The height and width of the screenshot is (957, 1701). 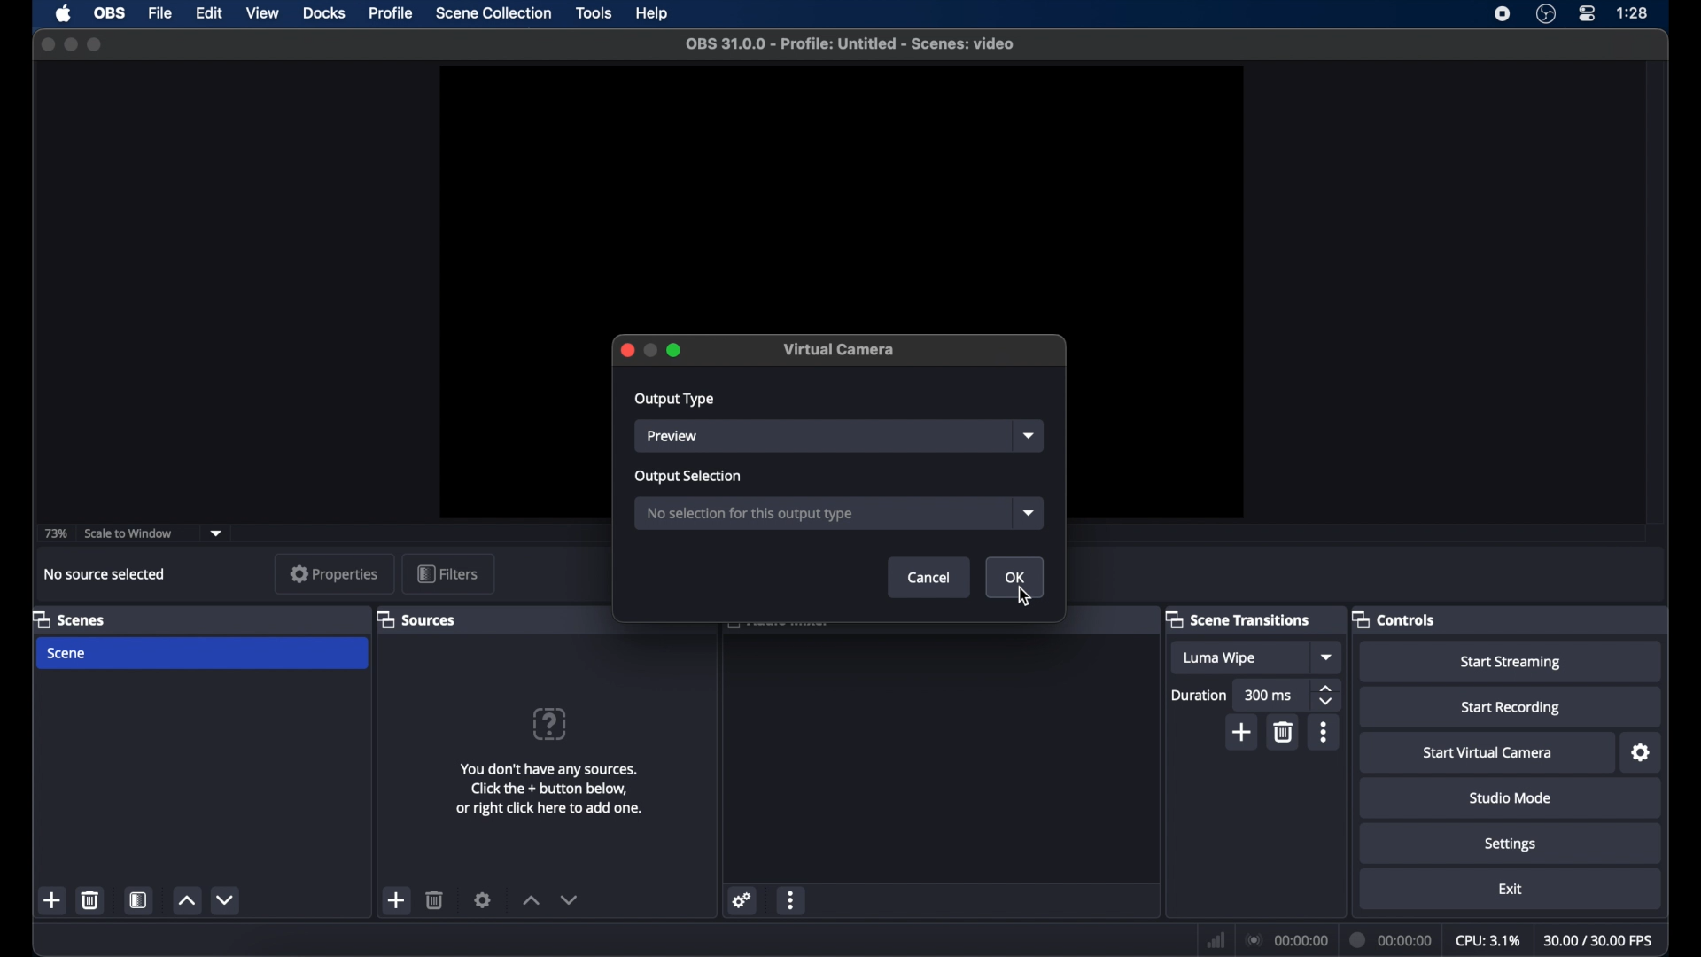 What do you see at coordinates (1511, 706) in the screenshot?
I see `start recording` at bounding box center [1511, 706].